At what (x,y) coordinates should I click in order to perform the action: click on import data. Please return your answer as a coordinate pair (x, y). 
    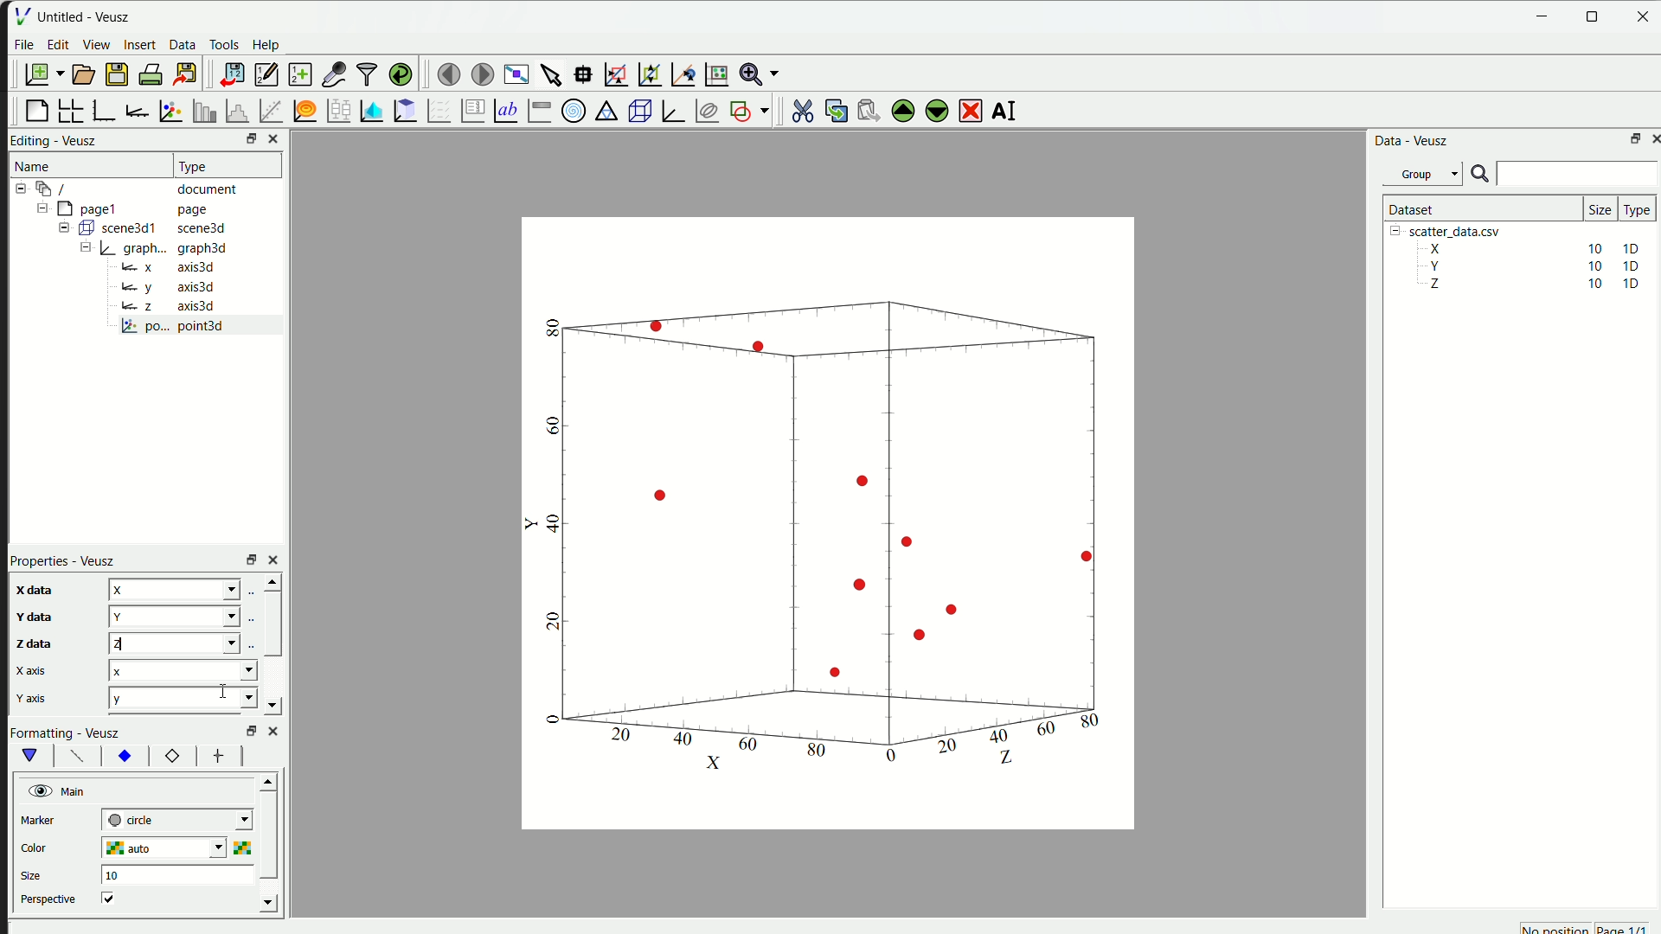
    Looking at the image, I should click on (228, 74).